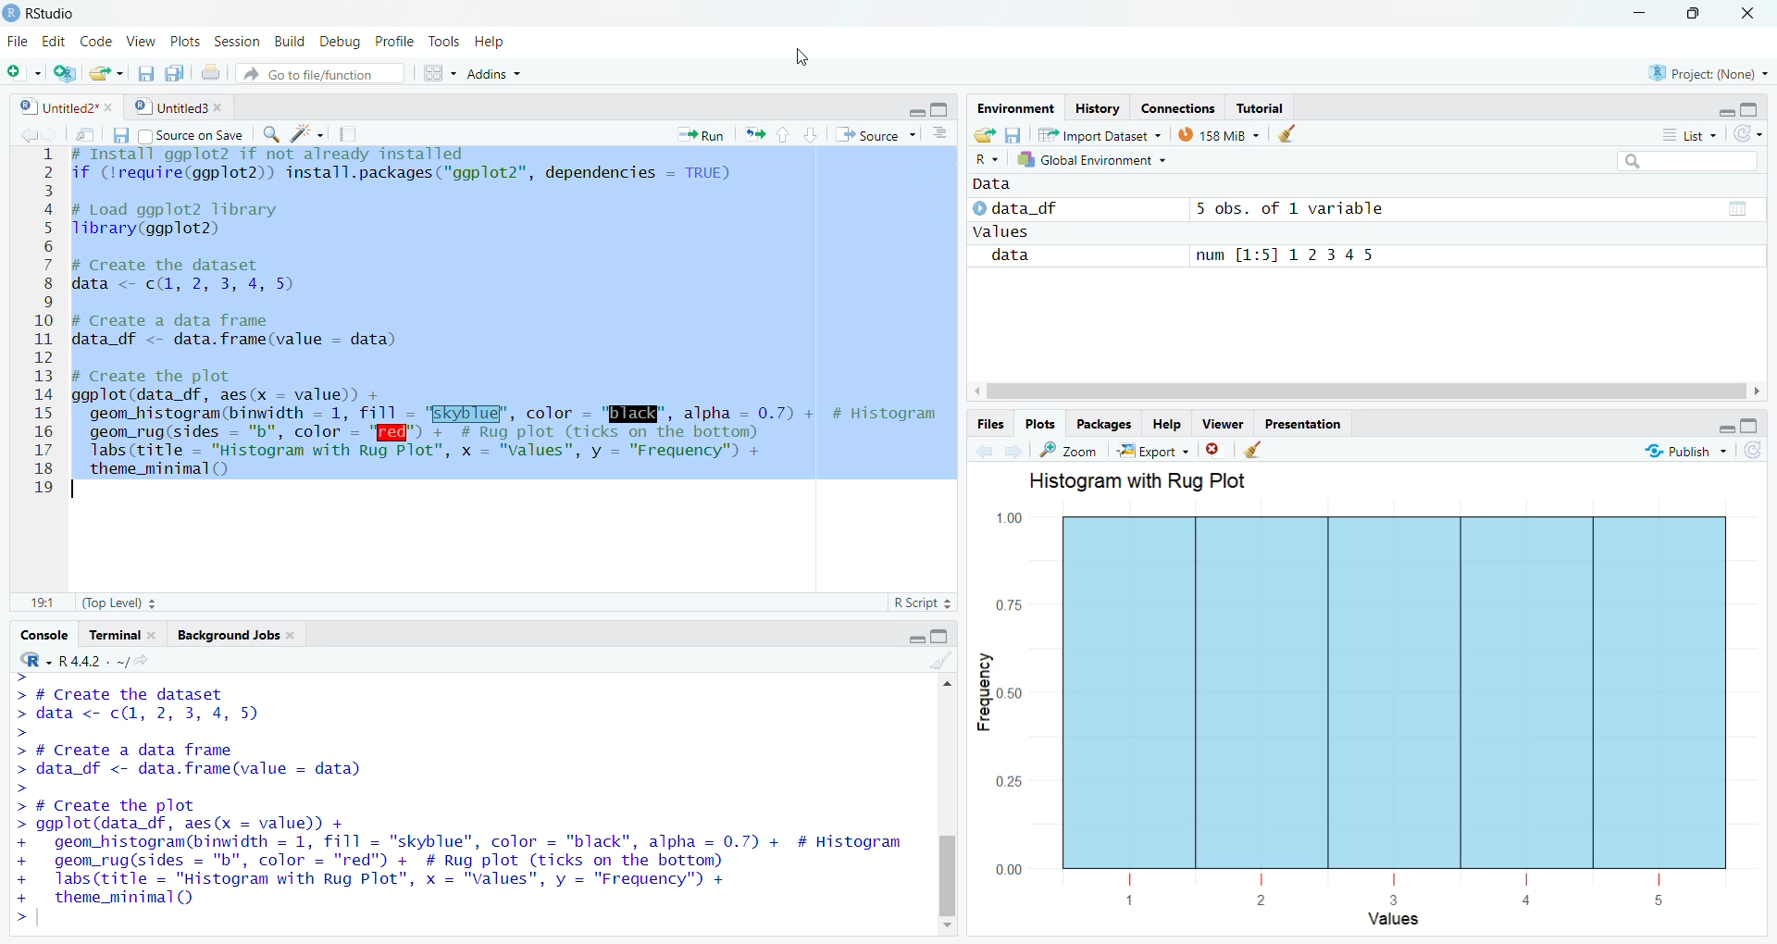  What do you see at coordinates (49, 40) in the screenshot?
I see `Edit` at bounding box center [49, 40].